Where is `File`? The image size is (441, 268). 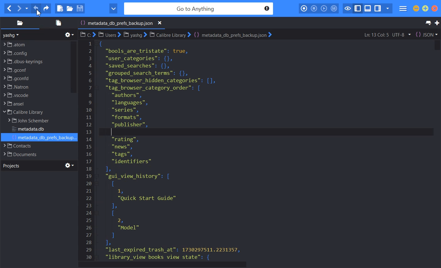 File is located at coordinates (34, 104).